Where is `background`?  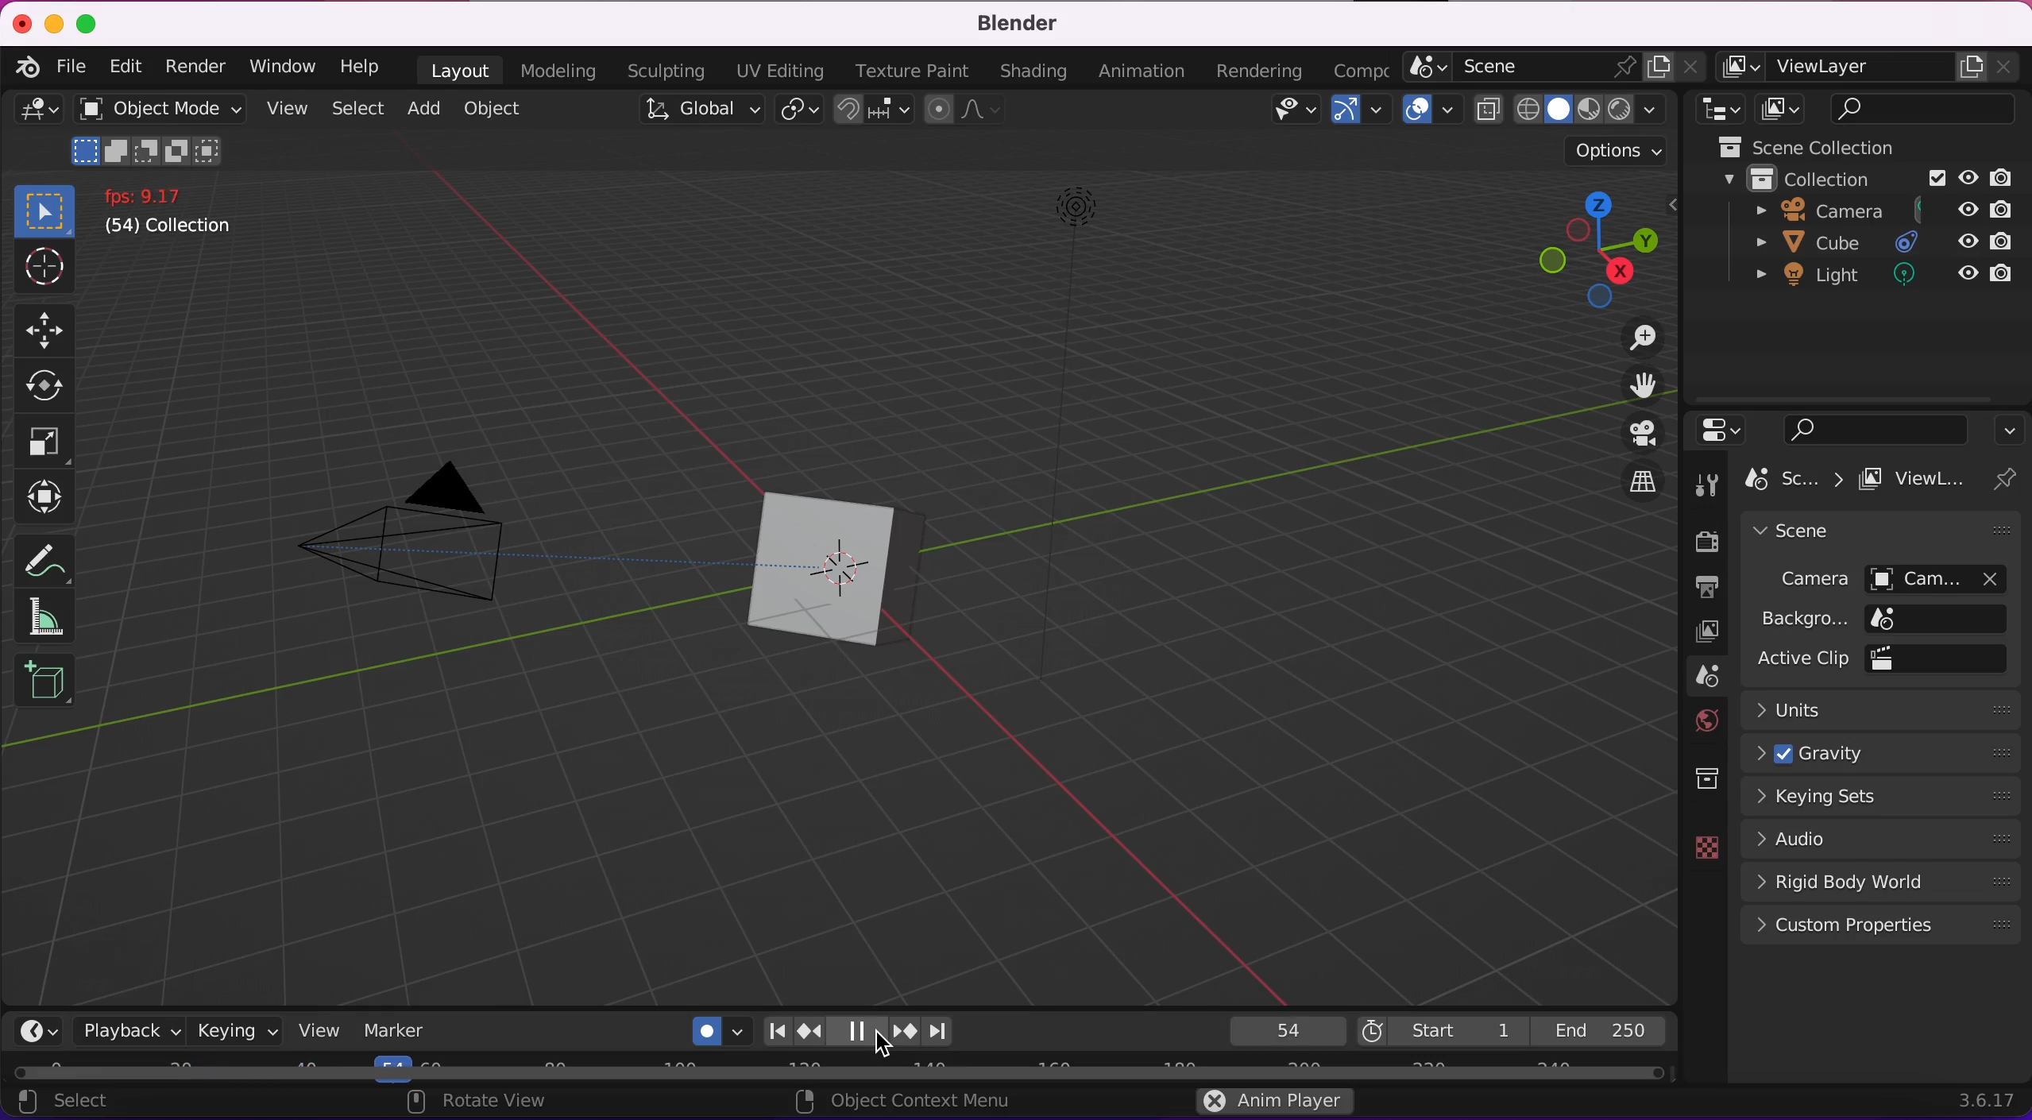 background is located at coordinates (1879, 620).